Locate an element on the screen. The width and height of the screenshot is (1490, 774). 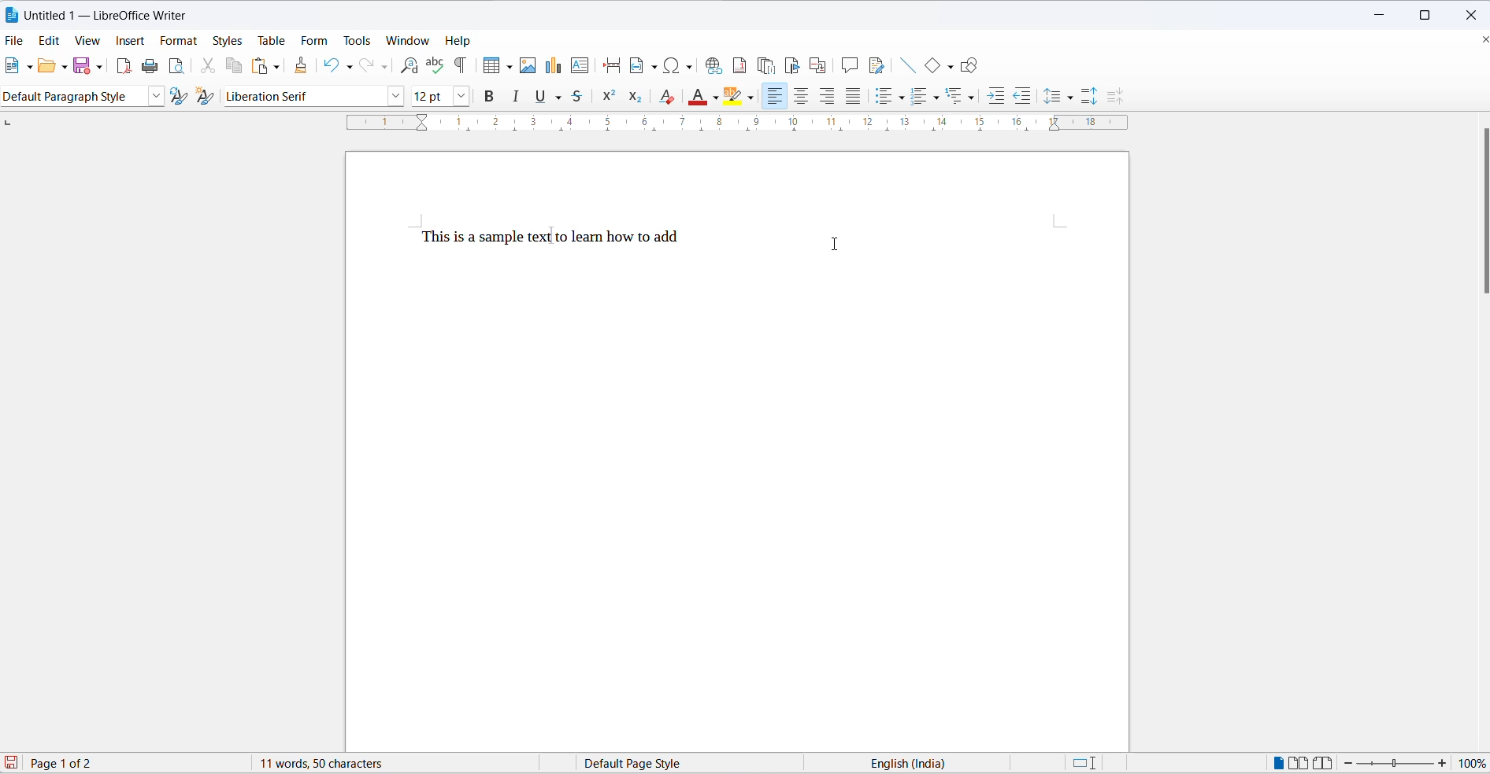
close is located at coordinates (1470, 13).